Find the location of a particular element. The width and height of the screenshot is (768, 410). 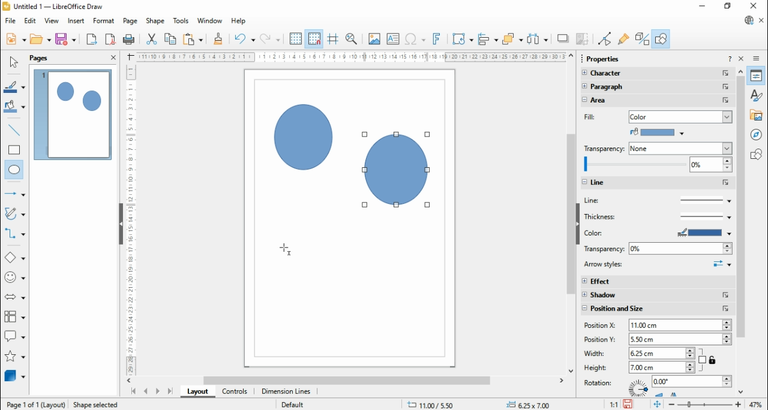

47% is located at coordinates (757, 404).